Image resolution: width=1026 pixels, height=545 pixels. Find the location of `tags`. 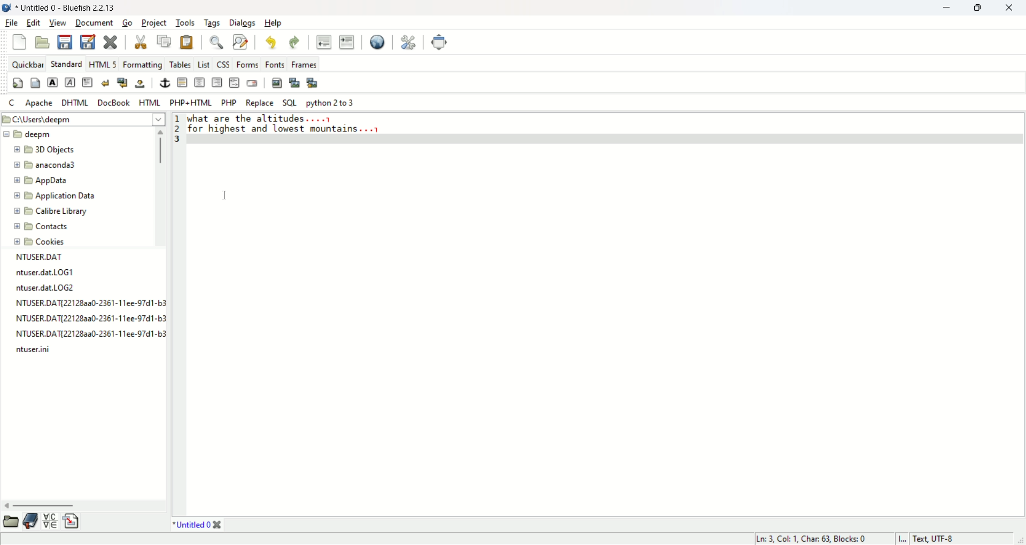

tags is located at coordinates (213, 23).